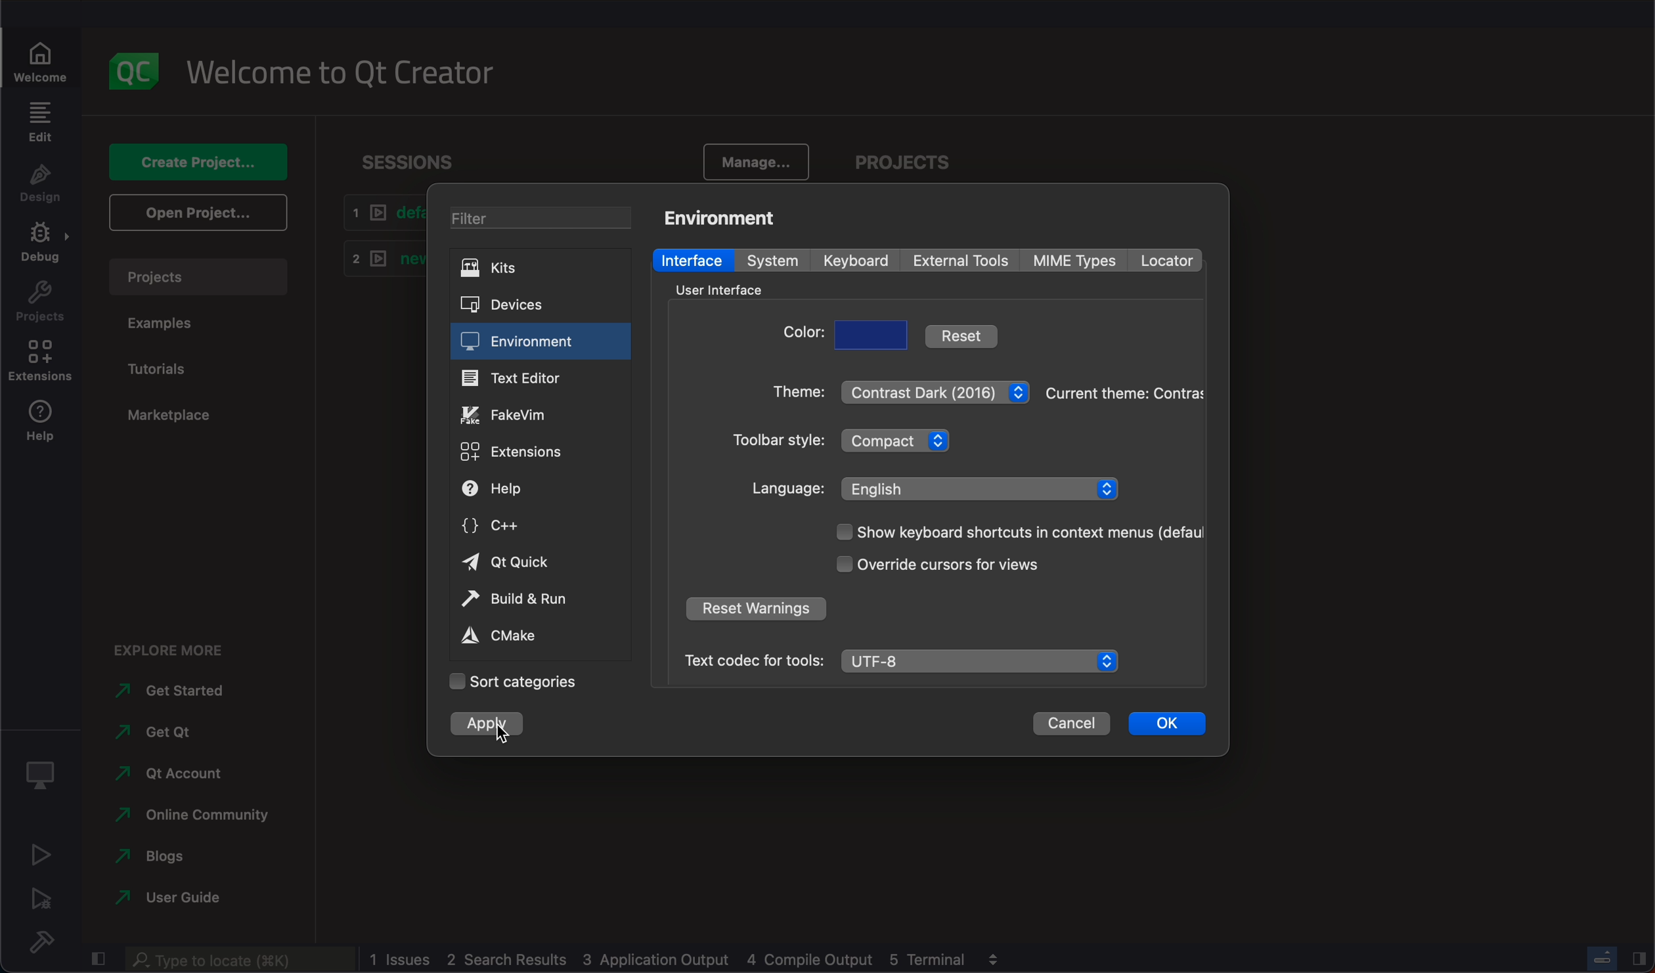  What do you see at coordinates (747, 660) in the screenshot?
I see `Text codec for tools` at bounding box center [747, 660].